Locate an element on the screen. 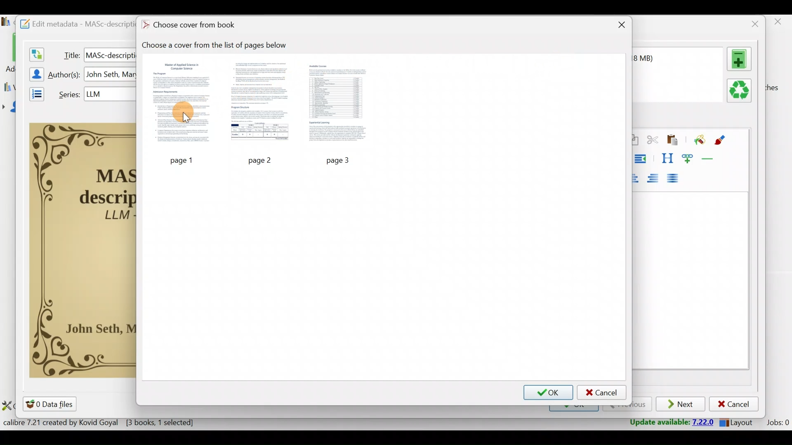  Page 1 is located at coordinates (180, 105).